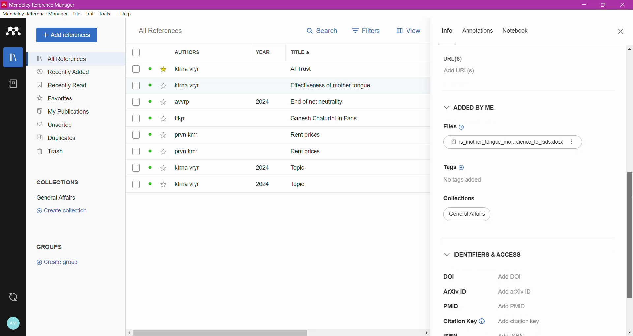 Image resolution: width=633 pixels, height=336 pixels. Describe the element at coordinates (513, 291) in the screenshot. I see `Add arXiv ID` at that location.